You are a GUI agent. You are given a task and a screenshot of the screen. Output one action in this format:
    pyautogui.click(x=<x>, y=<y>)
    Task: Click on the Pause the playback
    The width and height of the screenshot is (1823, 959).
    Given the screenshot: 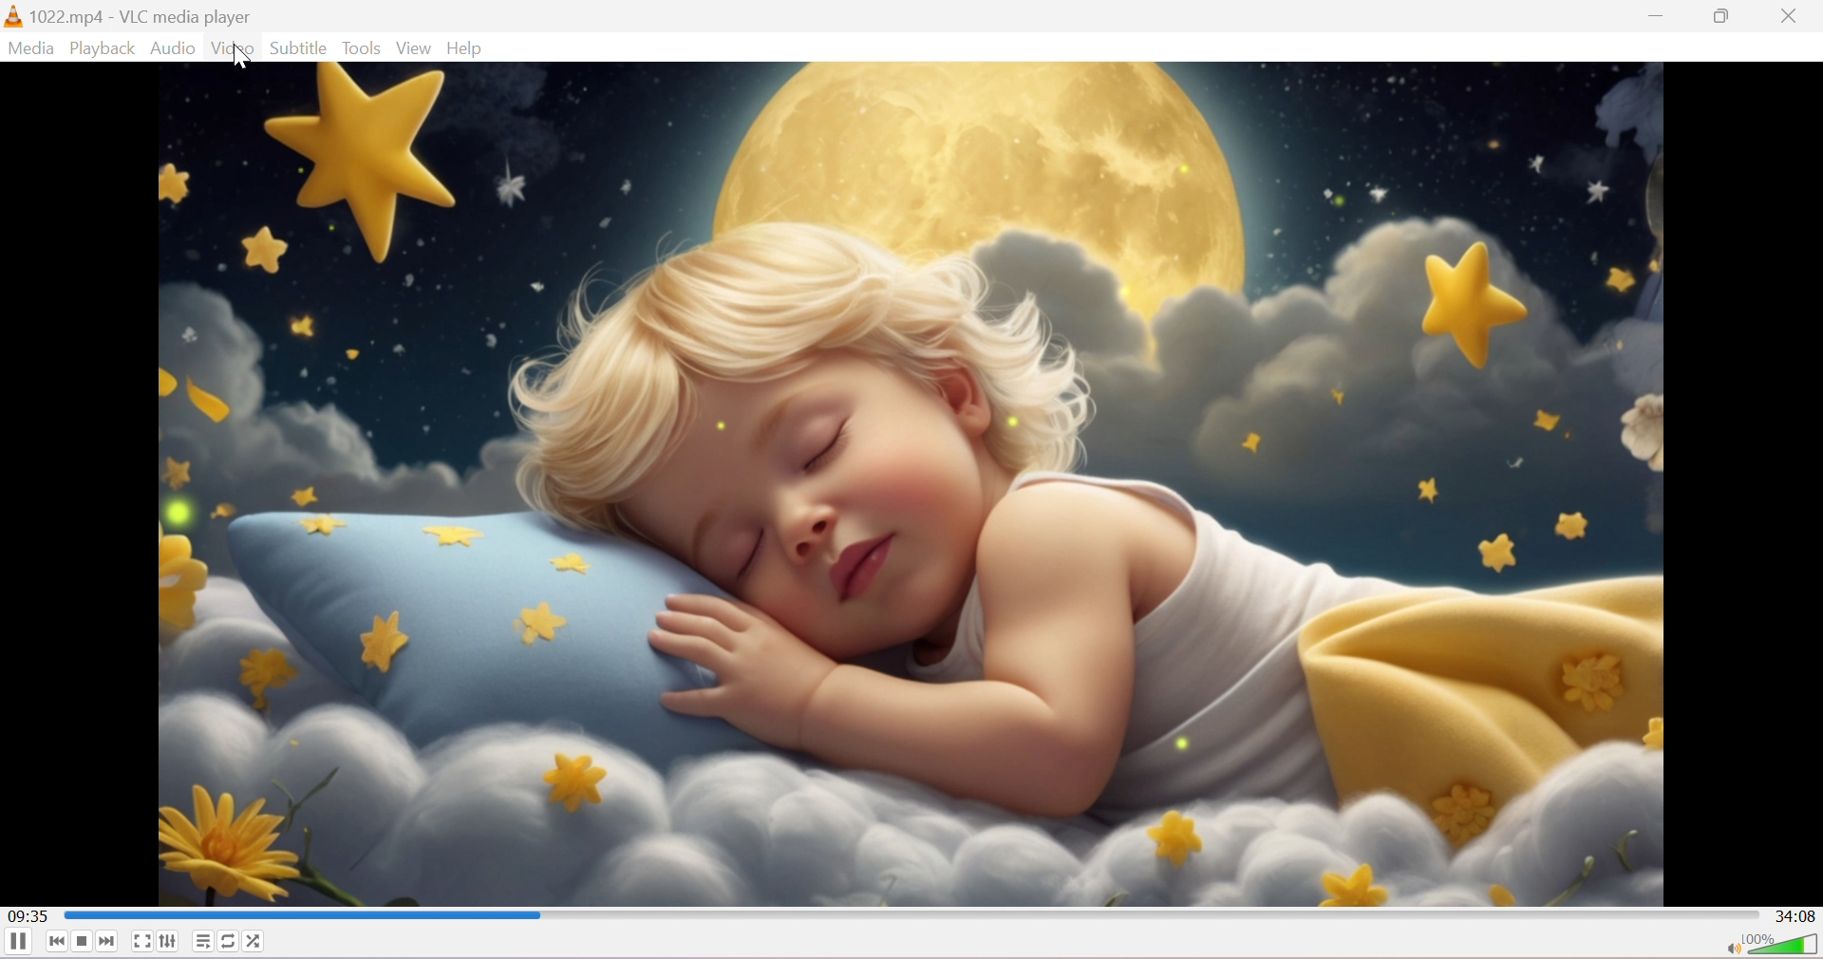 What is the action you would take?
    pyautogui.click(x=17, y=945)
    